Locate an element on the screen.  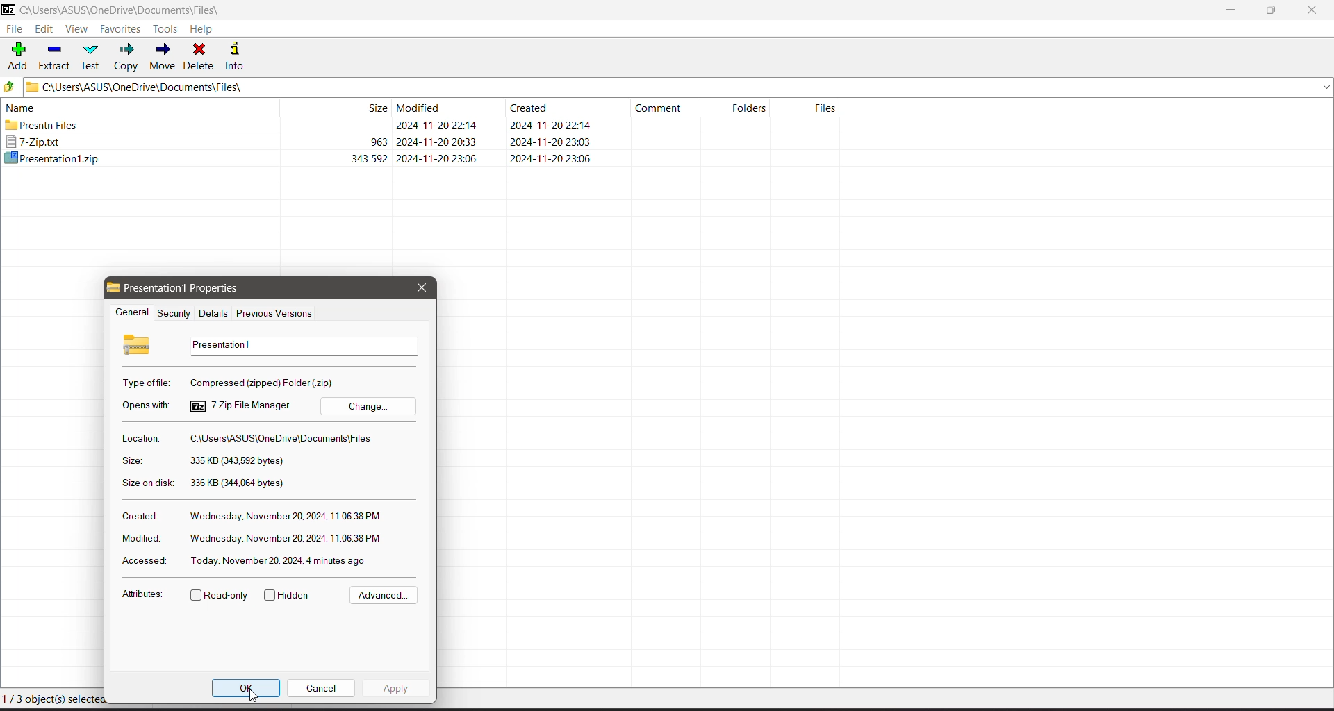
cursor is located at coordinates (255, 697).